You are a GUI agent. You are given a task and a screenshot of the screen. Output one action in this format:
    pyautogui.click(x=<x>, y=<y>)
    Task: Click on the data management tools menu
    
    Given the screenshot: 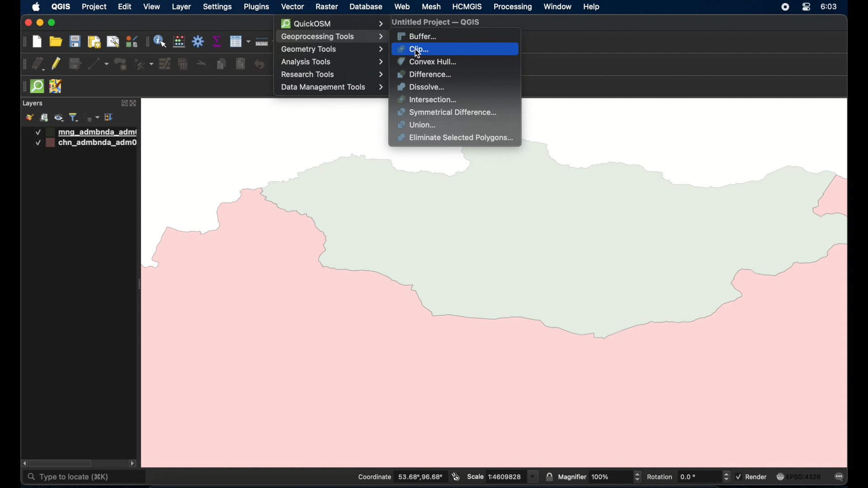 What is the action you would take?
    pyautogui.click(x=332, y=87)
    